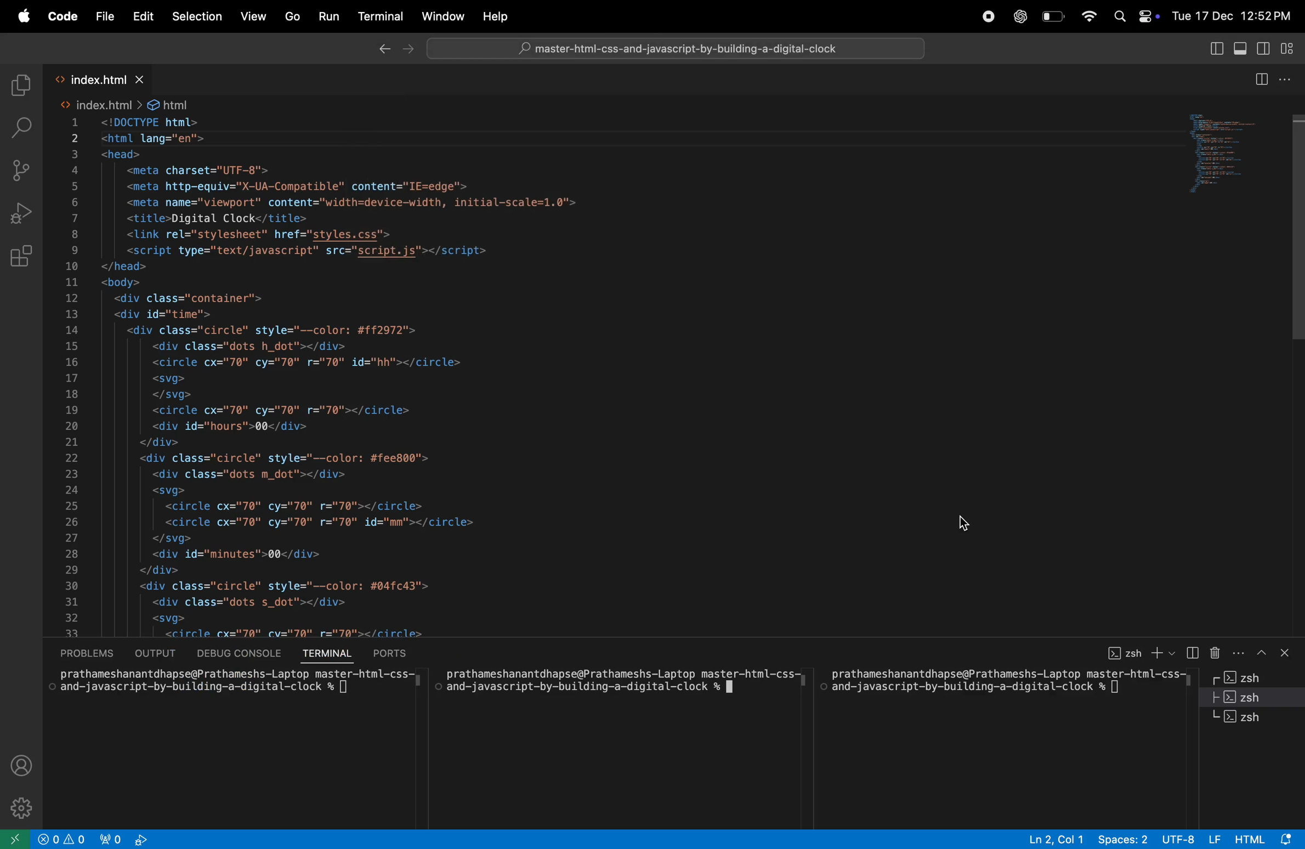  What do you see at coordinates (1268, 839) in the screenshot?
I see `Html Alert` at bounding box center [1268, 839].